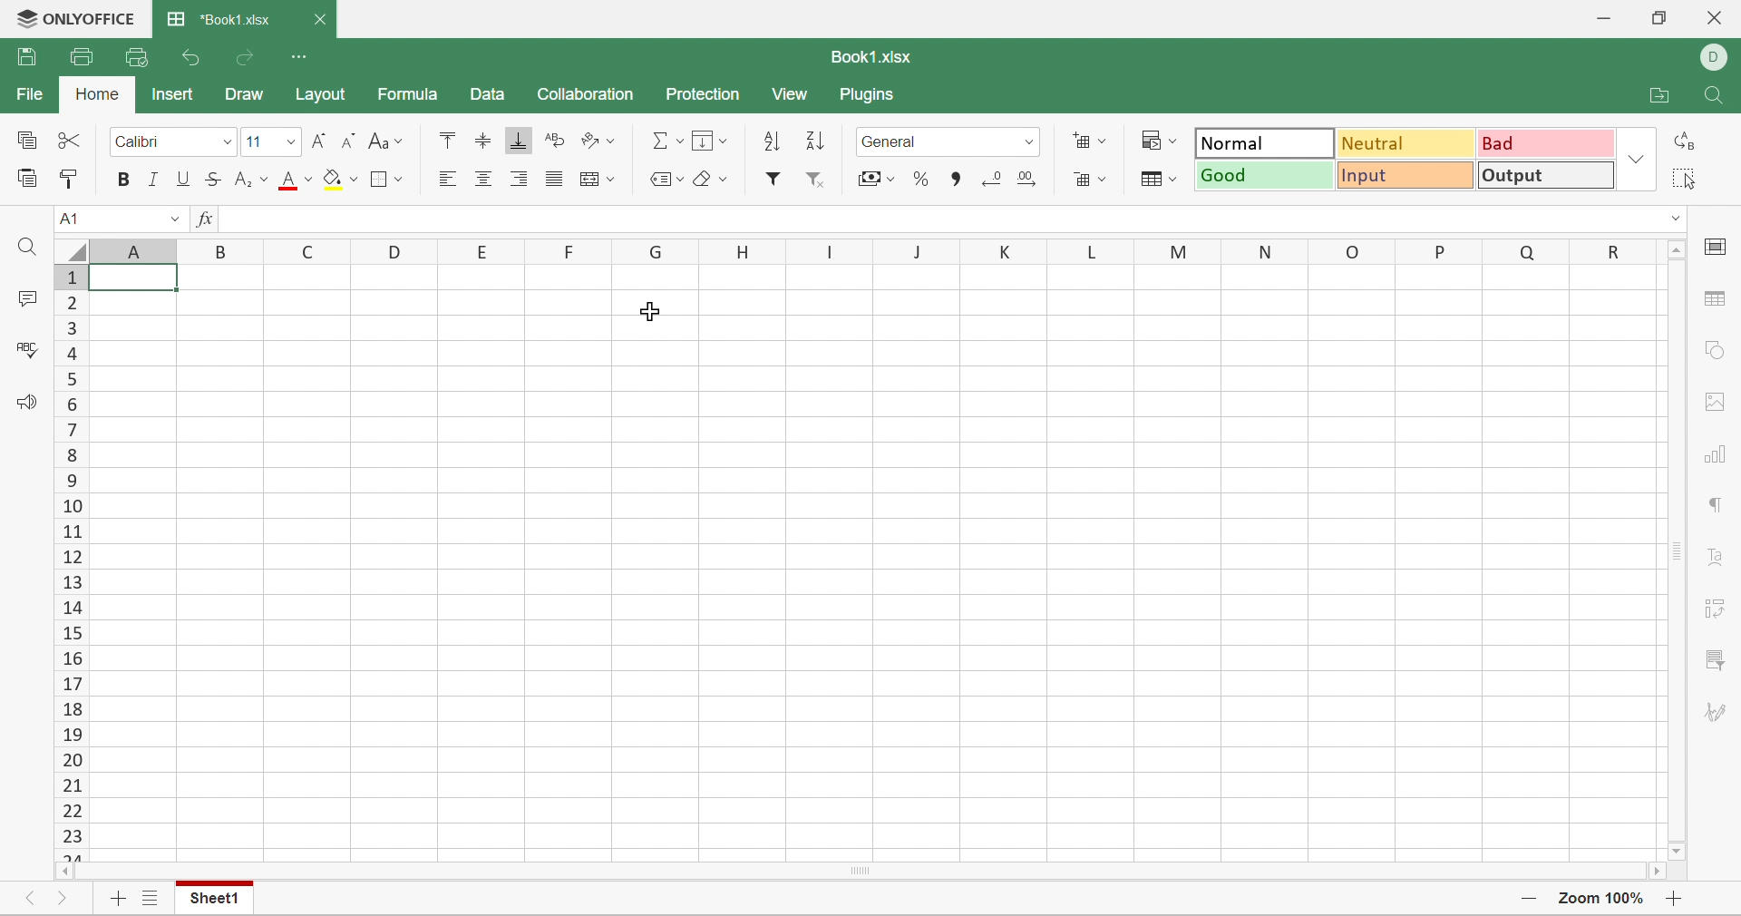  What do you see at coordinates (126, 181) in the screenshot?
I see `bold` at bounding box center [126, 181].